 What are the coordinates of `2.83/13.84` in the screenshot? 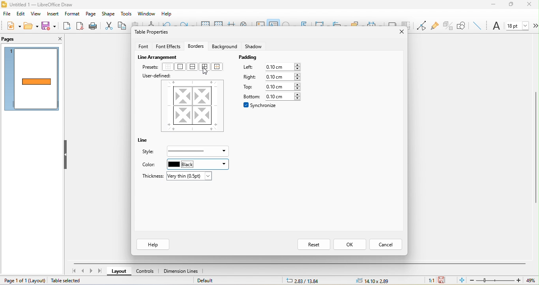 It's located at (304, 281).